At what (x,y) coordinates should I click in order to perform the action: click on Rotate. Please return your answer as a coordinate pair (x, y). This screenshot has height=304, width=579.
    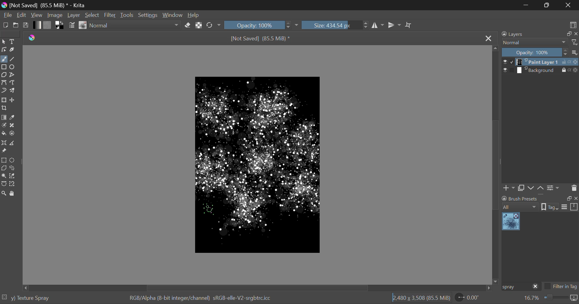
    Looking at the image, I should click on (214, 25).